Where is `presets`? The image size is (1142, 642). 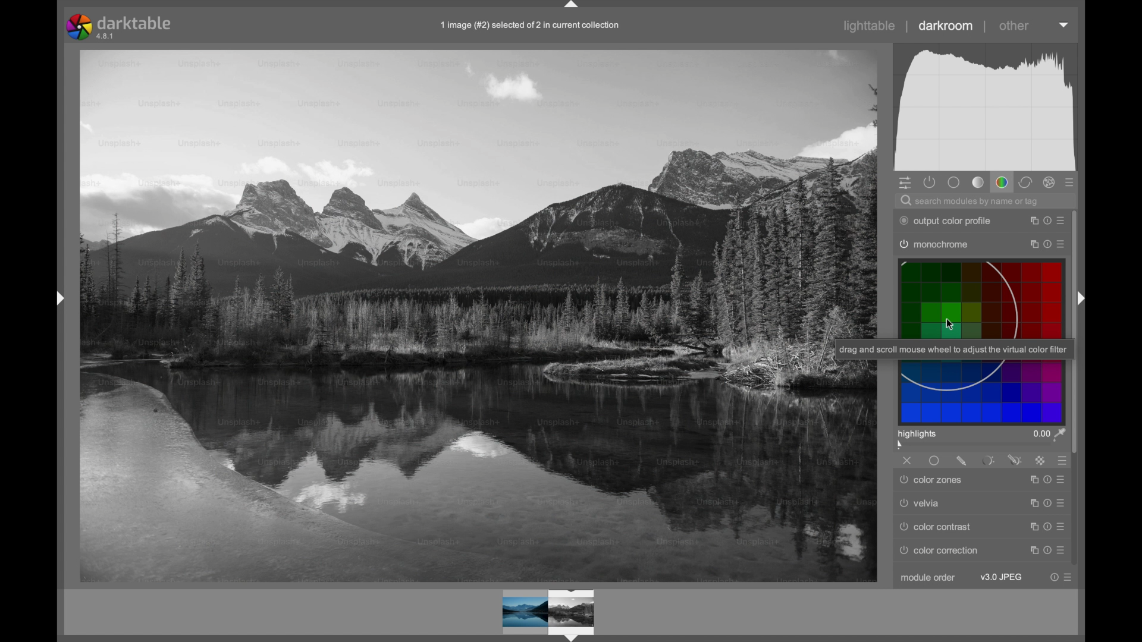 presets is located at coordinates (1070, 577).